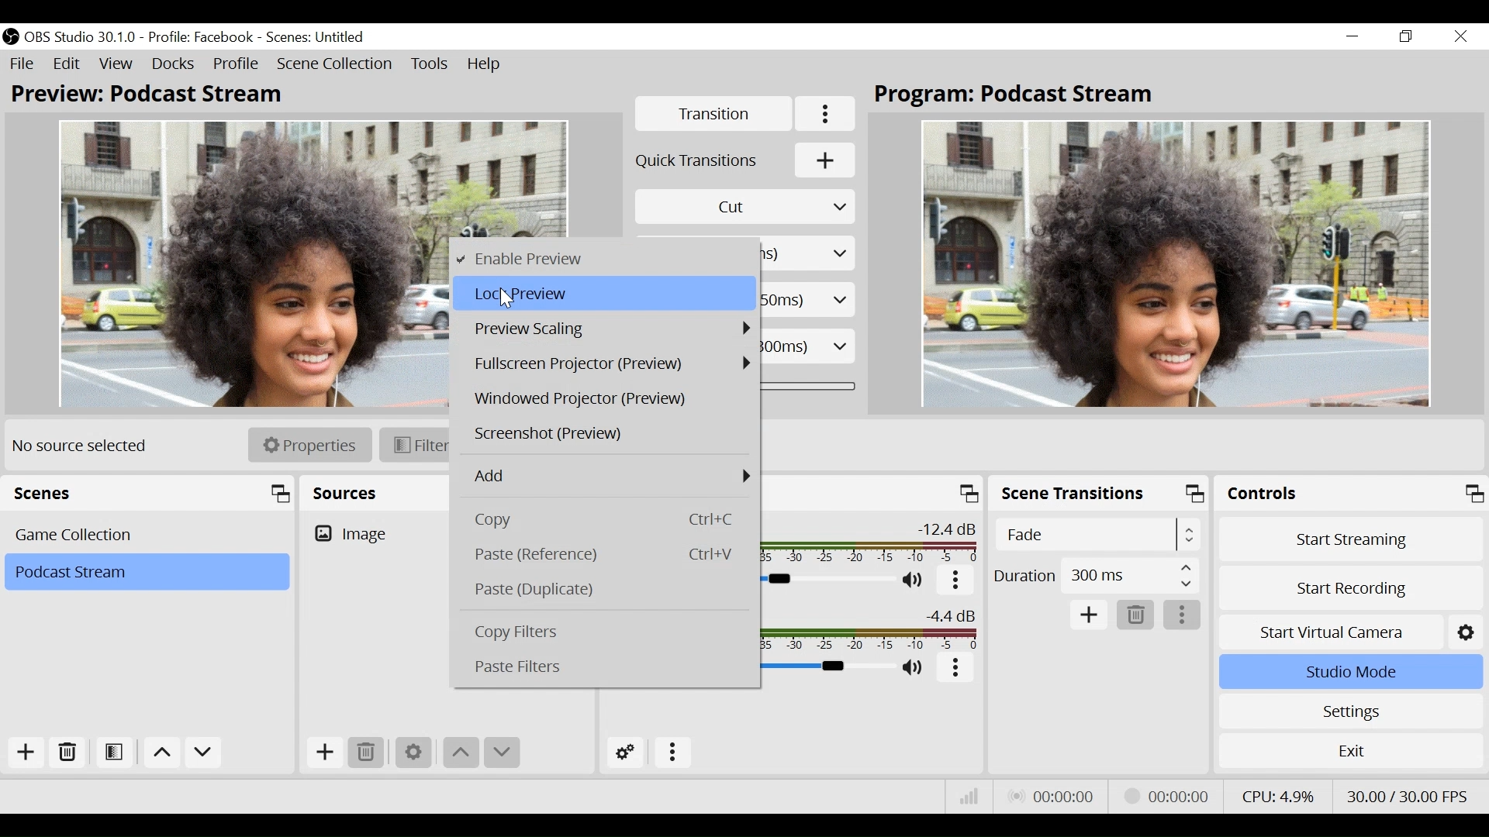  Describe the element at coordinates (1349, 587) in the screenshot. I see `Start Recording` at that location.